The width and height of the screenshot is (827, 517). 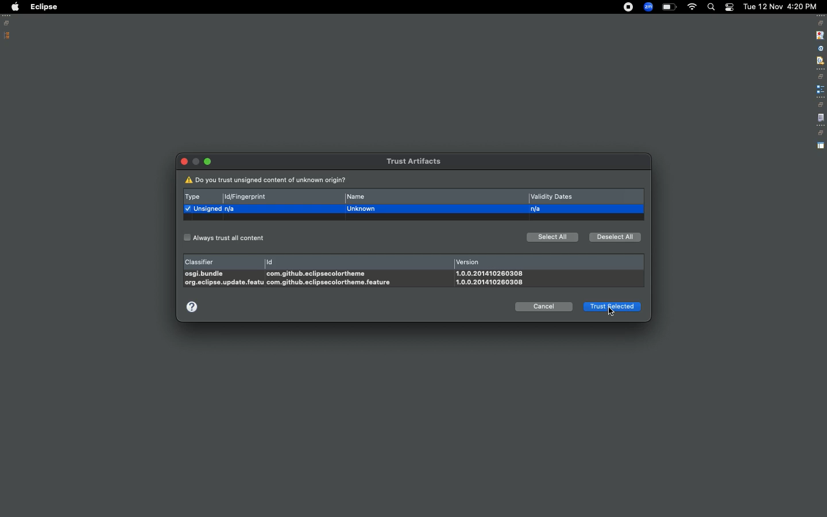 I want to click on perspective, so click(x=821, y=146).